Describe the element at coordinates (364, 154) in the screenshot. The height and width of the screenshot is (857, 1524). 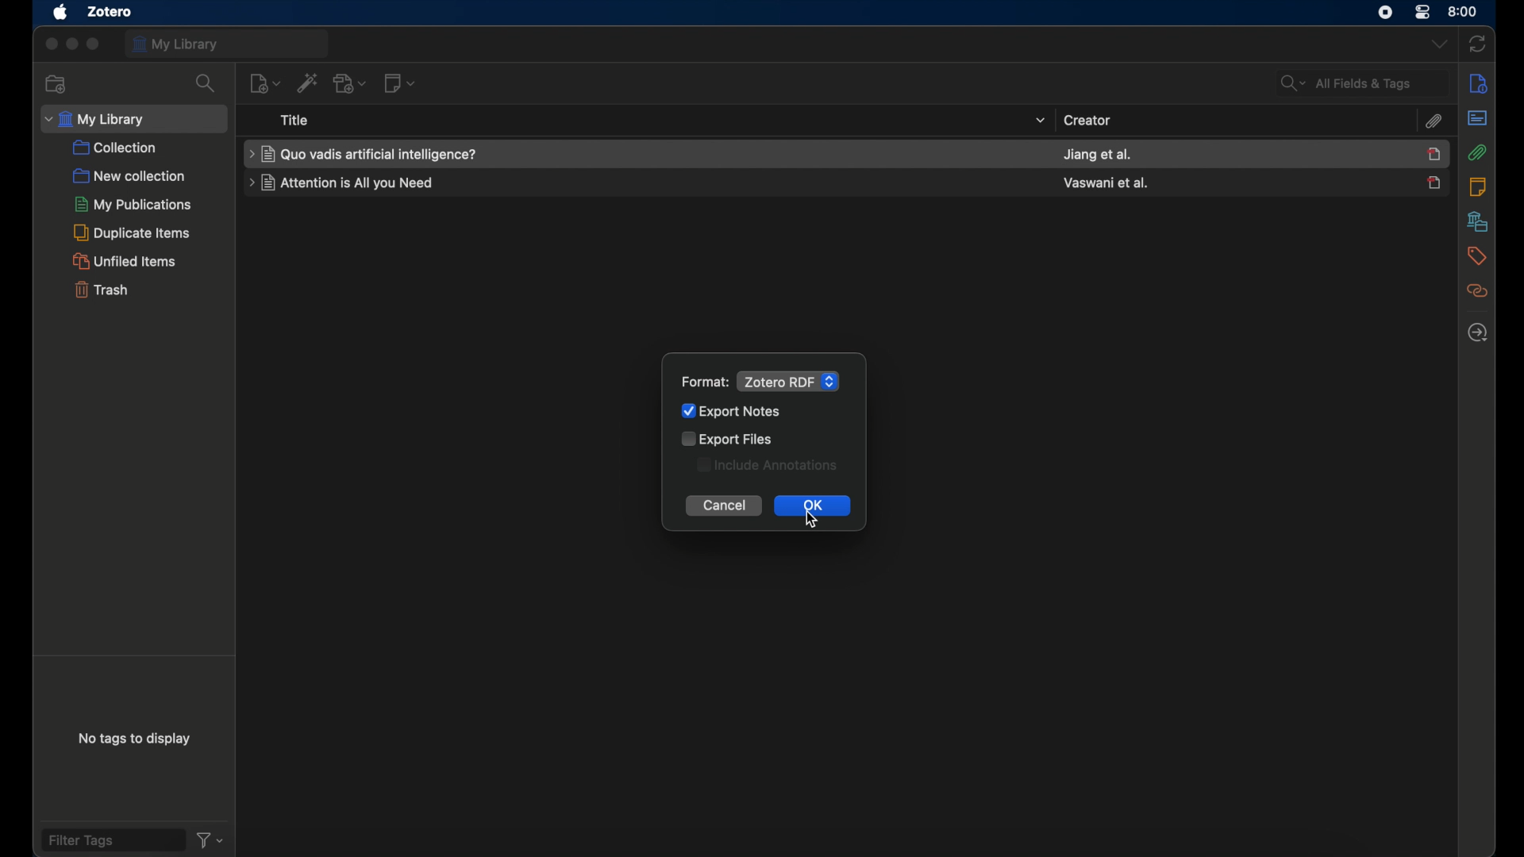
I see `item name highlighted` at that location.